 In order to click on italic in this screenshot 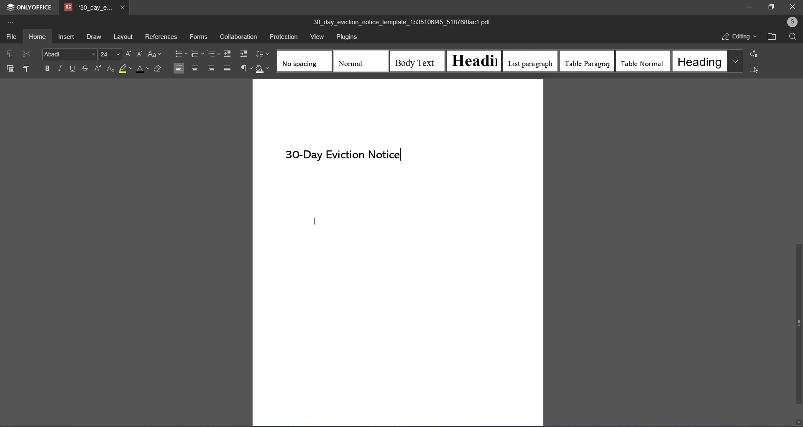, I will do `click(59, 68)`.